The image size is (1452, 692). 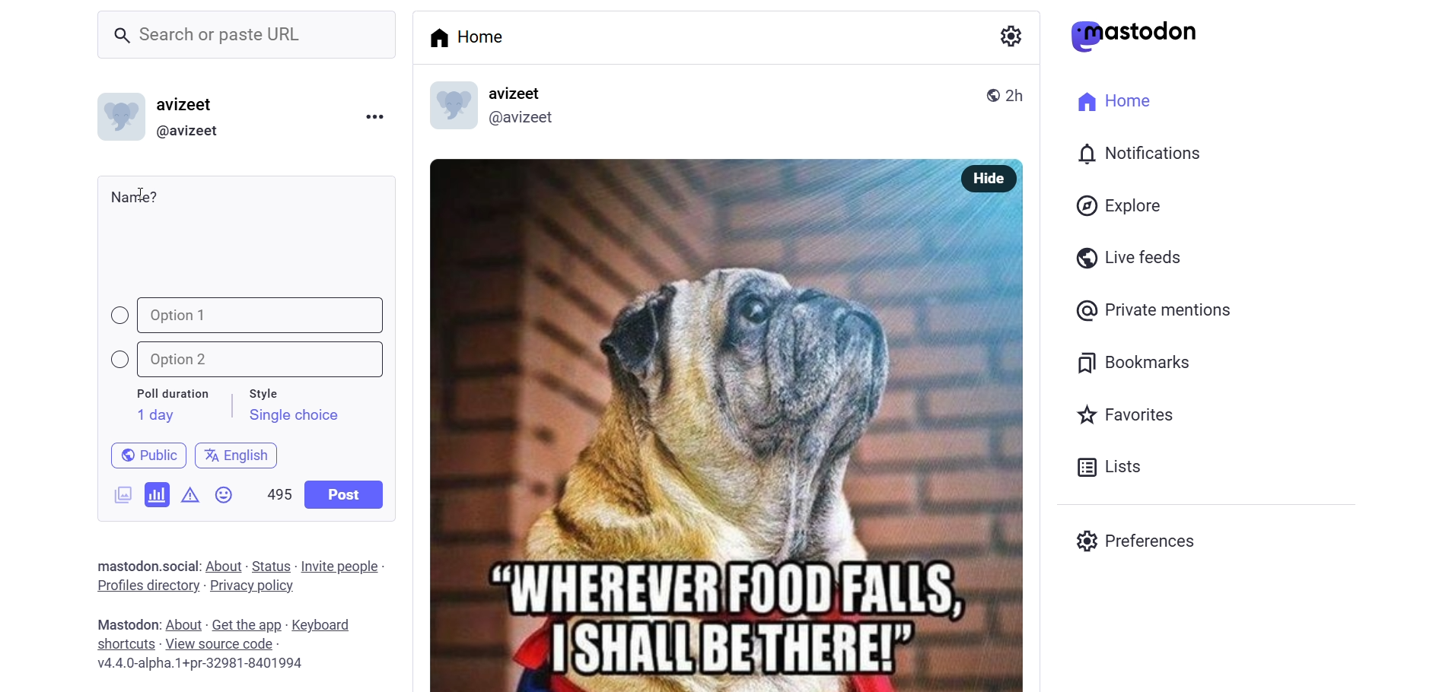 I want to click on mastodon, so click(x=1135, y=36).